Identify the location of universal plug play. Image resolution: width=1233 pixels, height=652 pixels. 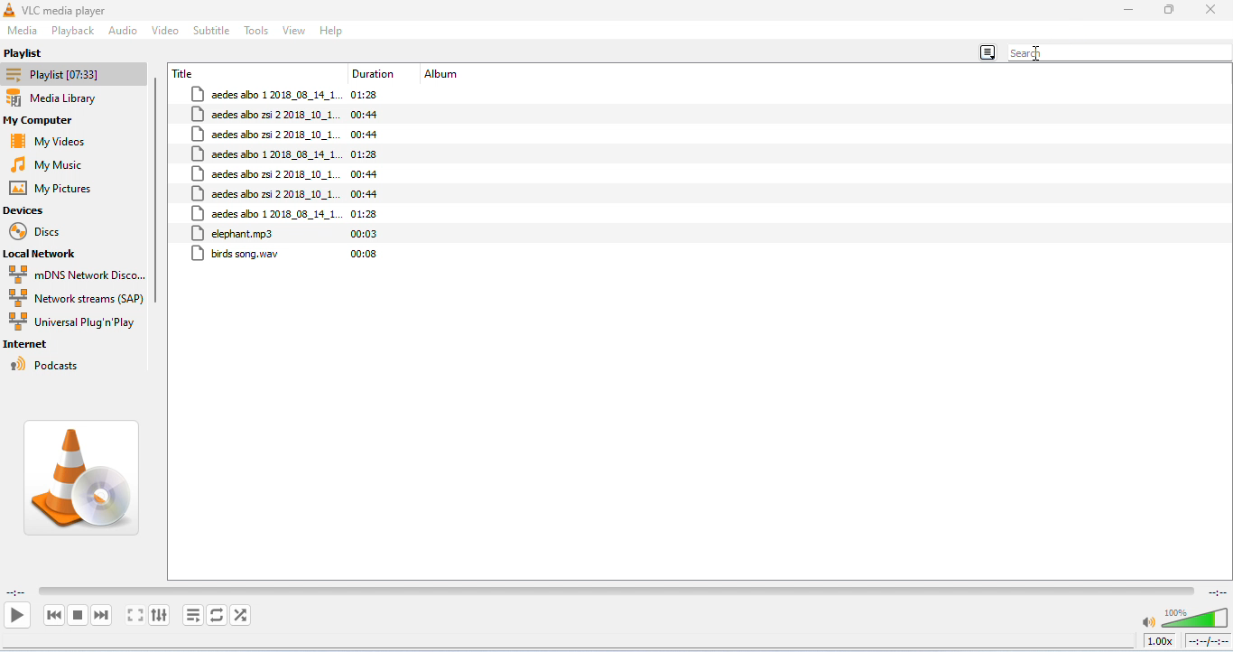
(73, 323).